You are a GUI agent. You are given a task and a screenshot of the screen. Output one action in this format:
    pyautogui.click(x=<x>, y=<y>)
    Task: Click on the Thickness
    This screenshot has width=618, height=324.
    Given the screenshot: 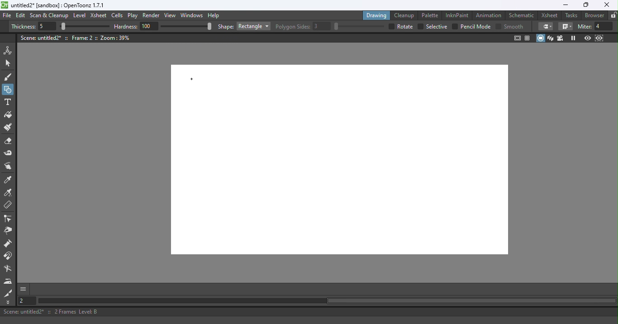 What is the action you would take?
    pyautogui.click(x=23, y=27)
    